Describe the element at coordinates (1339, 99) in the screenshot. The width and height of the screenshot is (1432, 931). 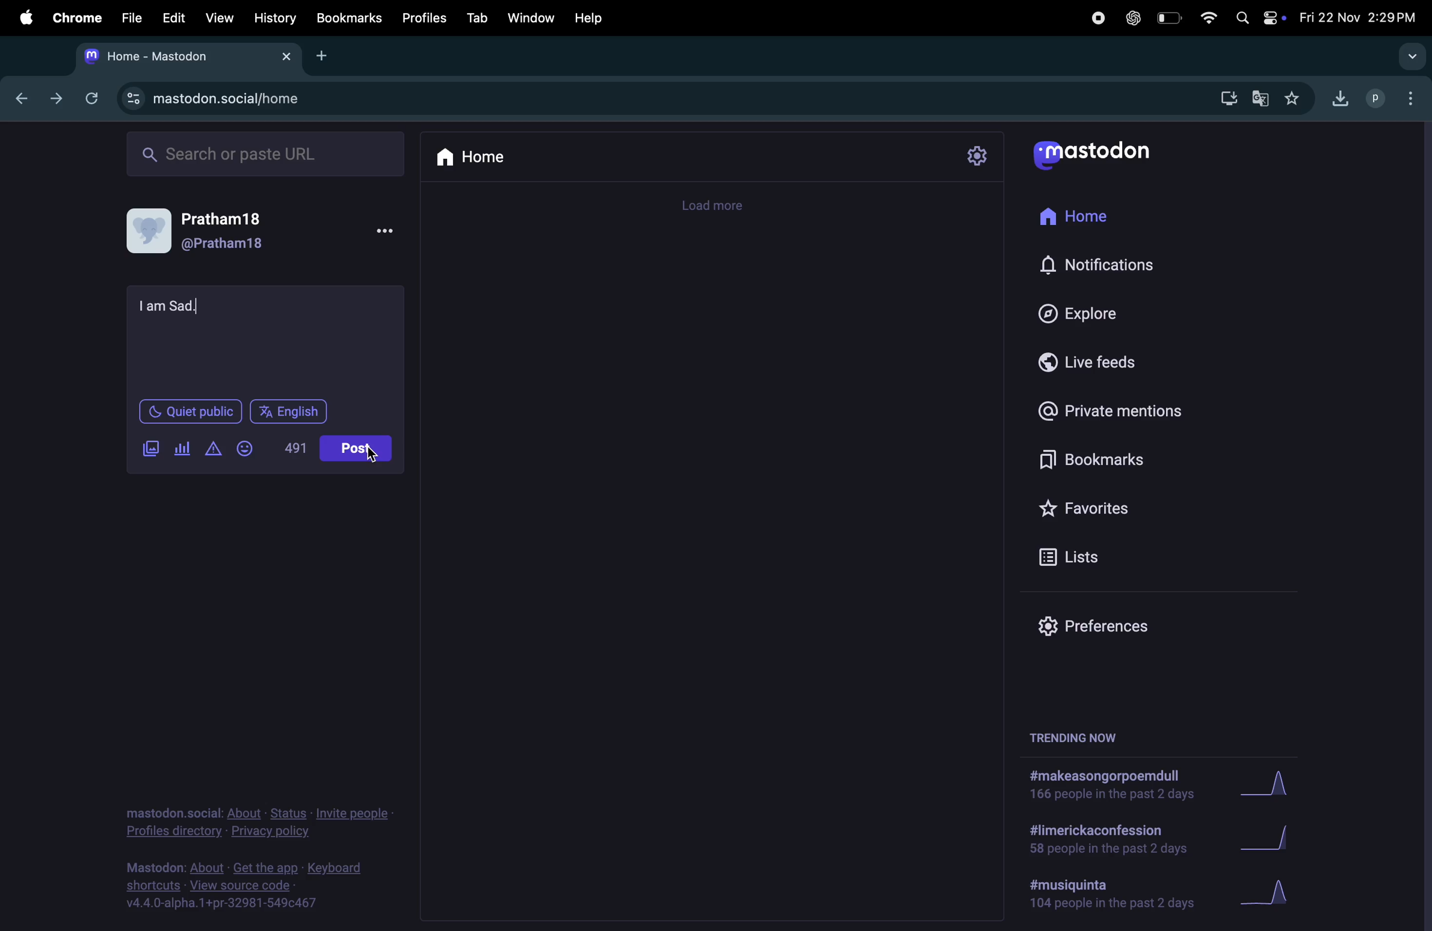
I see `downloads` at that location.